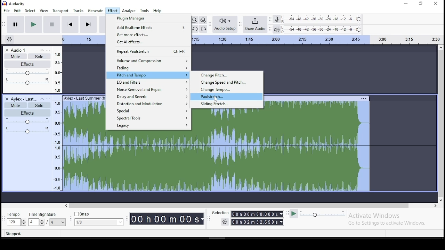 Image resolution: width=445 pixels, height=250 pixels. I want to click on skip to end, so click(88, 25).